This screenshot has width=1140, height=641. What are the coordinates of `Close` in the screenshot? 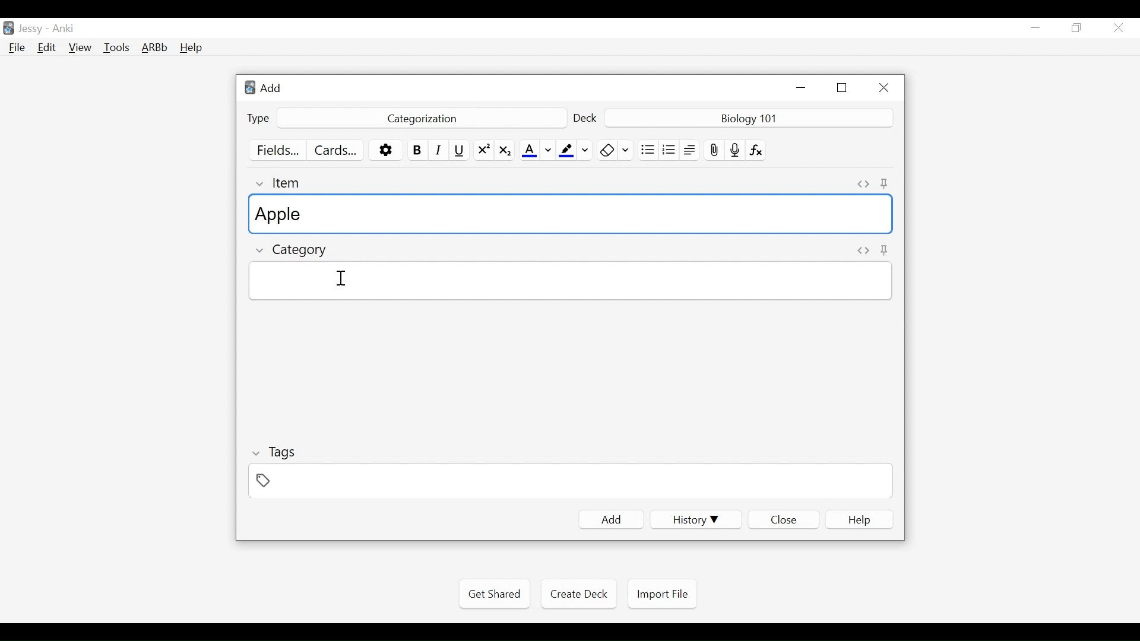 It's located at (783, 520).